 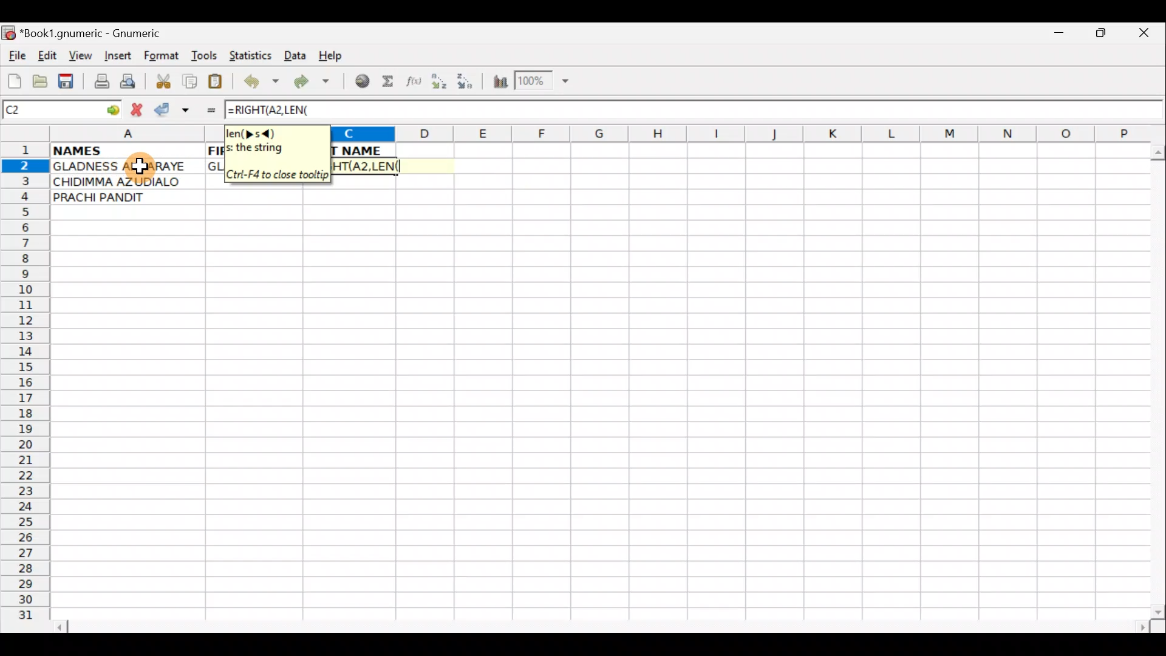 What do you see at coordinates (172, 110) in the screenshot?
I see `Accept change` at bounding box center [172, 110].